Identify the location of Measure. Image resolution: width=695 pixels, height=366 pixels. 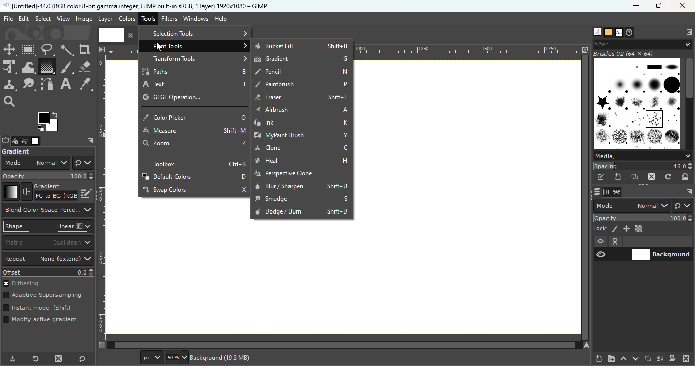
(193, 131).